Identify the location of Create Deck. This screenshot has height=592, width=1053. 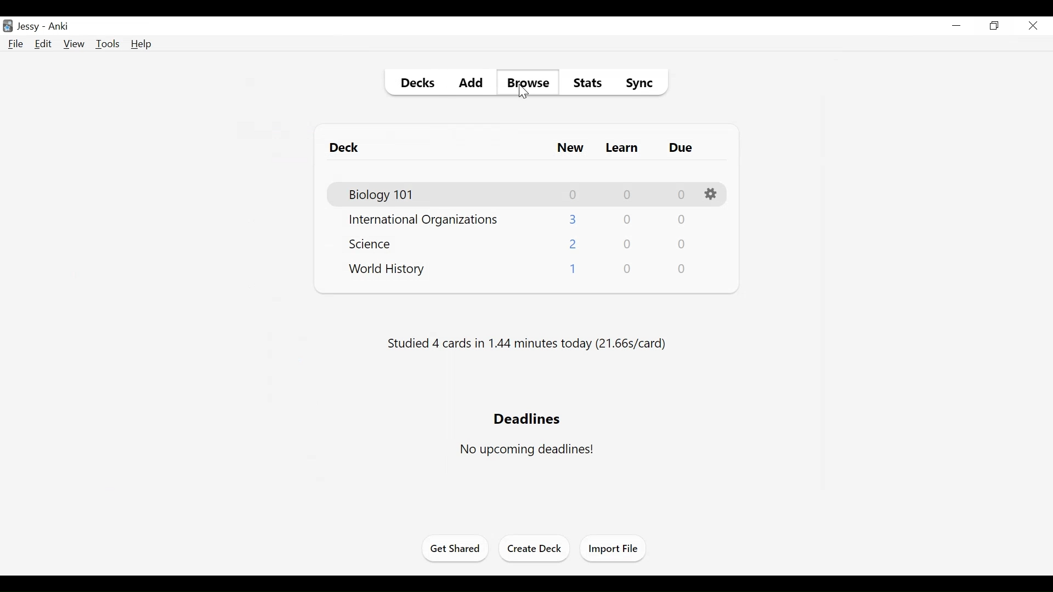
(536, 548).